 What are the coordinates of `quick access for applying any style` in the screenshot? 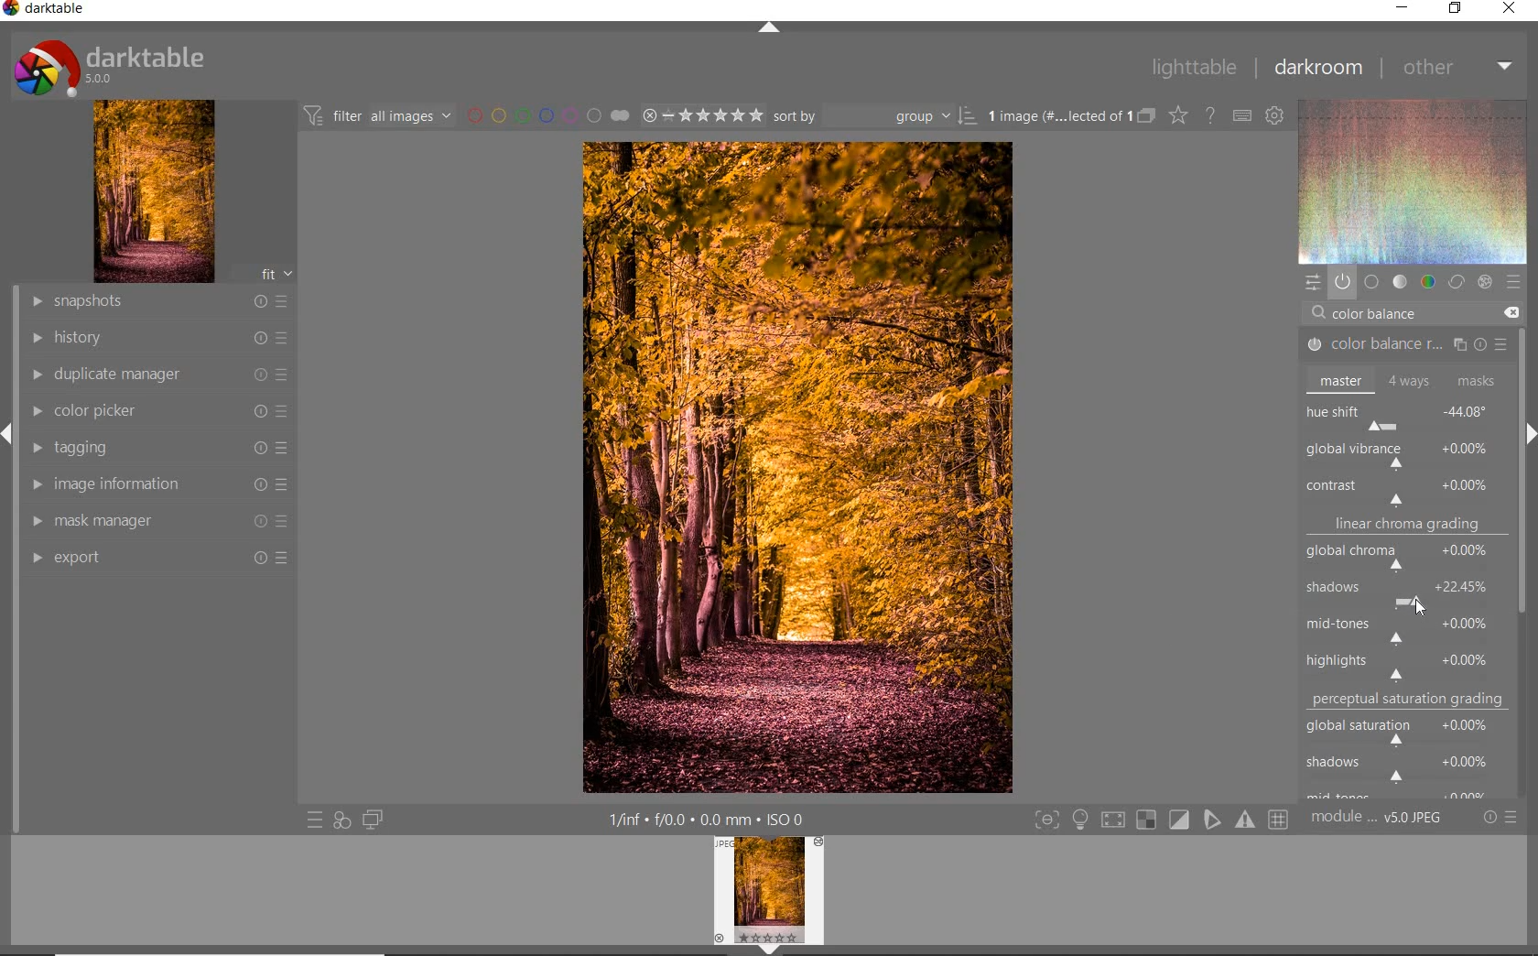 It's located at (342, 820).